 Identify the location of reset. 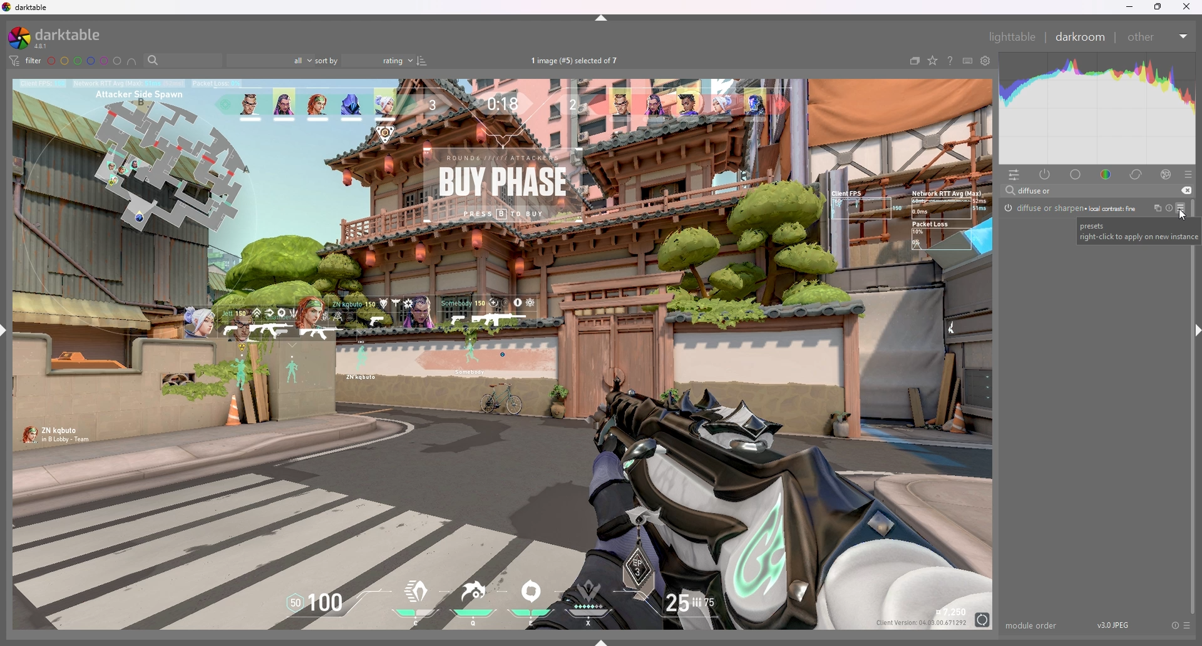
(1174, 625).